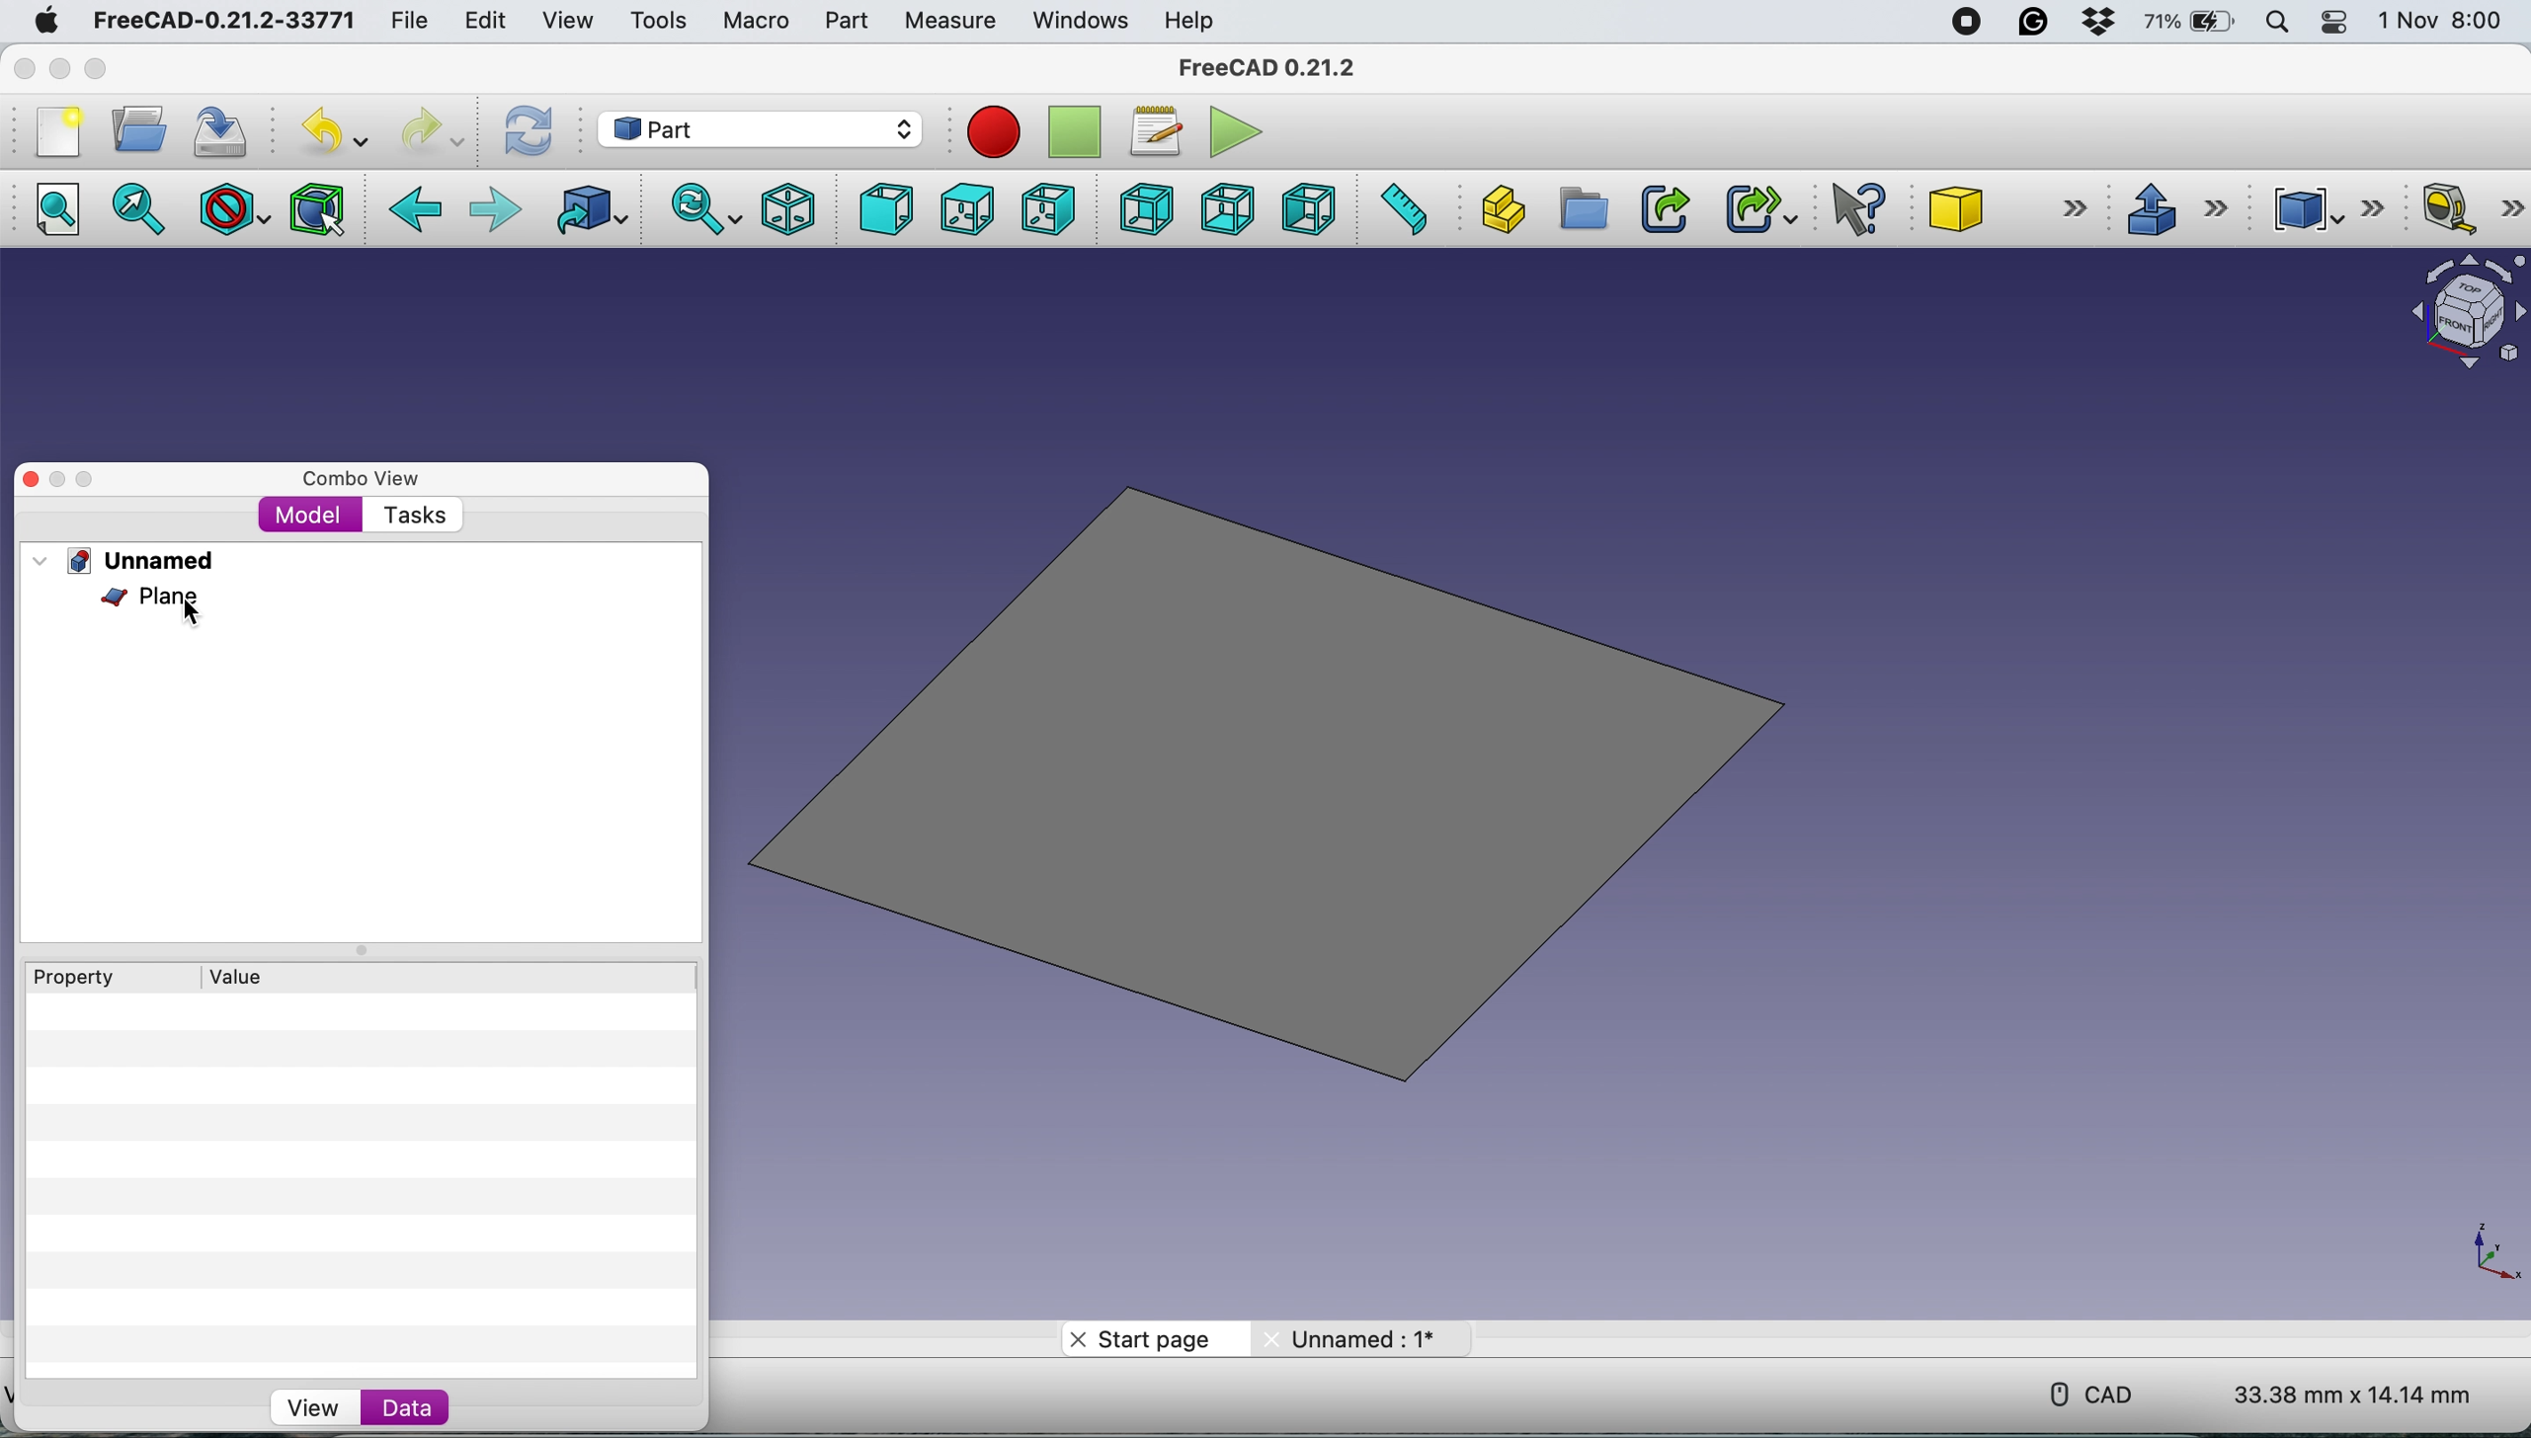  Describe the element at coordinates (100, 69) in the screenshot. I see `maximise` at that location.